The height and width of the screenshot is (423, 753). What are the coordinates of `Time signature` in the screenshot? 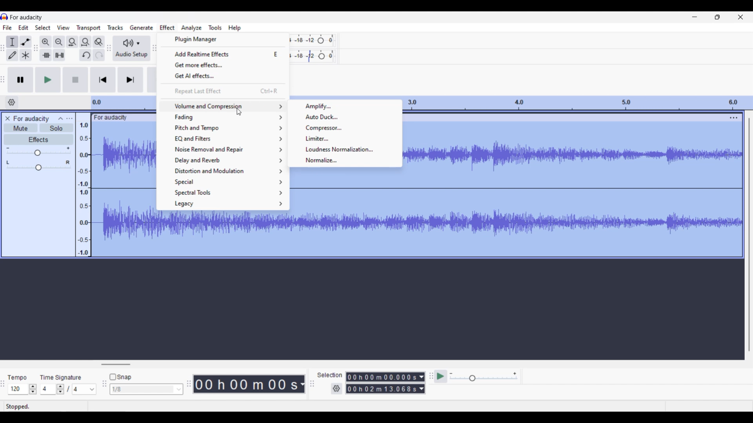 It's located at (61, 377).